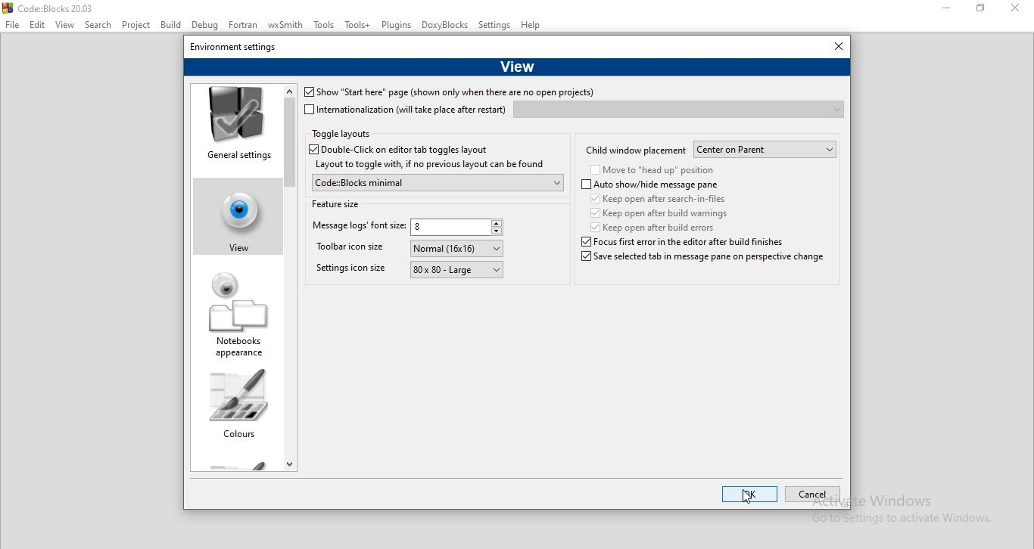  Describe the element at coordinates (652, 171) in the screenshot. I see `Move to "head up" position ` at that location.